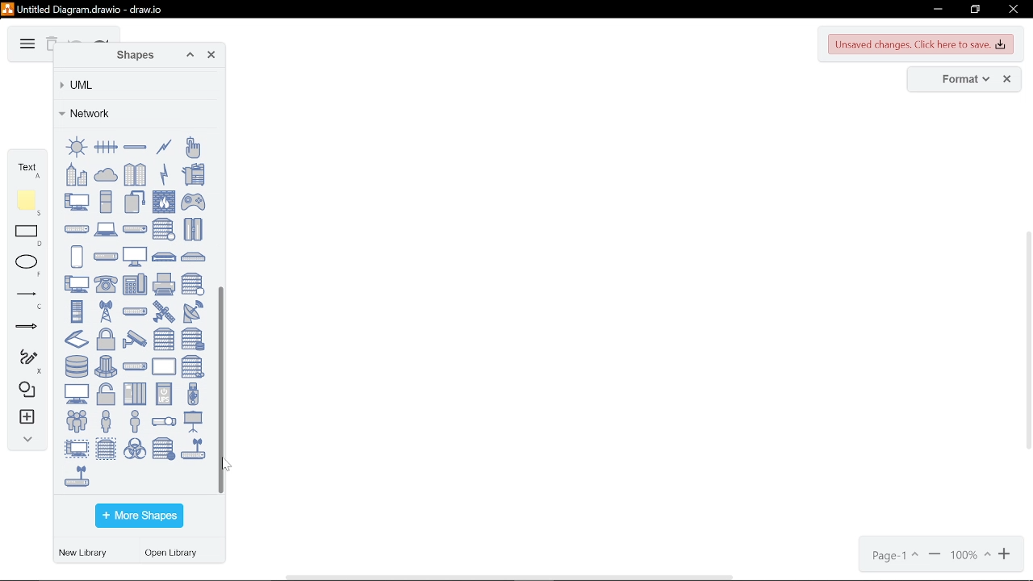  I want to click on mobile, so click(77, 257).